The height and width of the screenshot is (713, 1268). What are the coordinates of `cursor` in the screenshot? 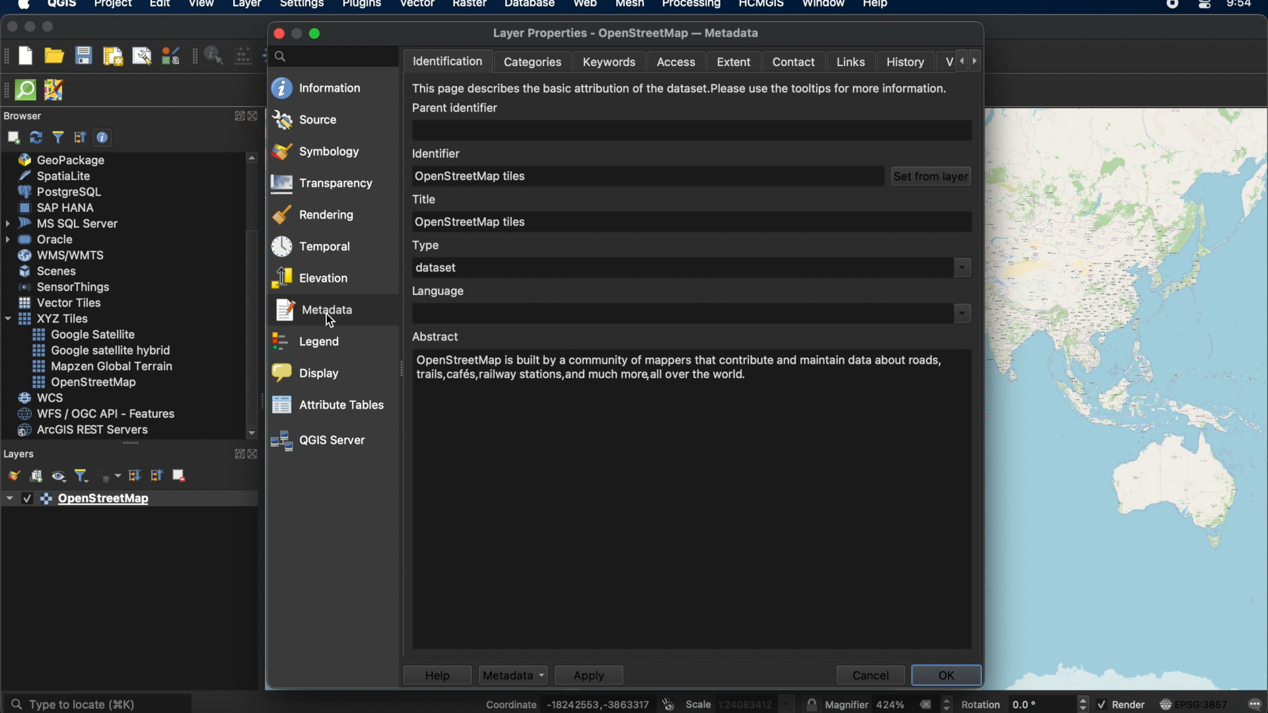 It's located at (330, 320).